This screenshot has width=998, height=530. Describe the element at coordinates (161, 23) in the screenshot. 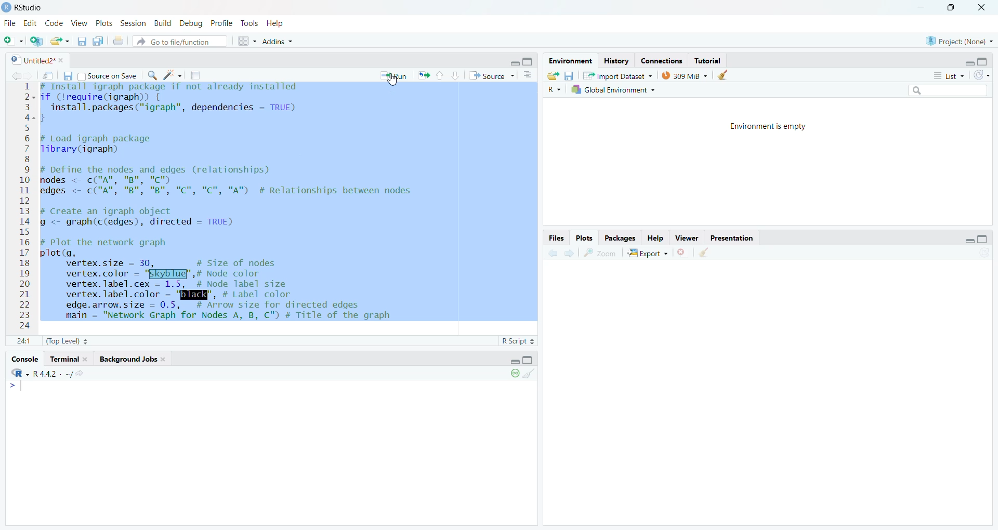

I see `Build` at that location.